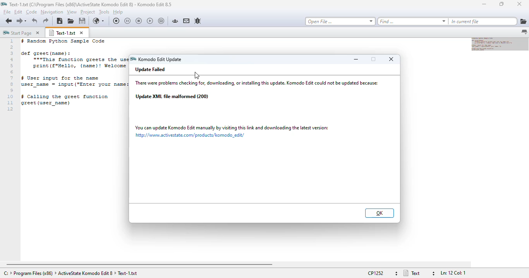 This screenshot has height=278, width=529. What do you see at coordinates (197, 76) in the screenshot?
I see `cursor` at bounding box center [197, 76].